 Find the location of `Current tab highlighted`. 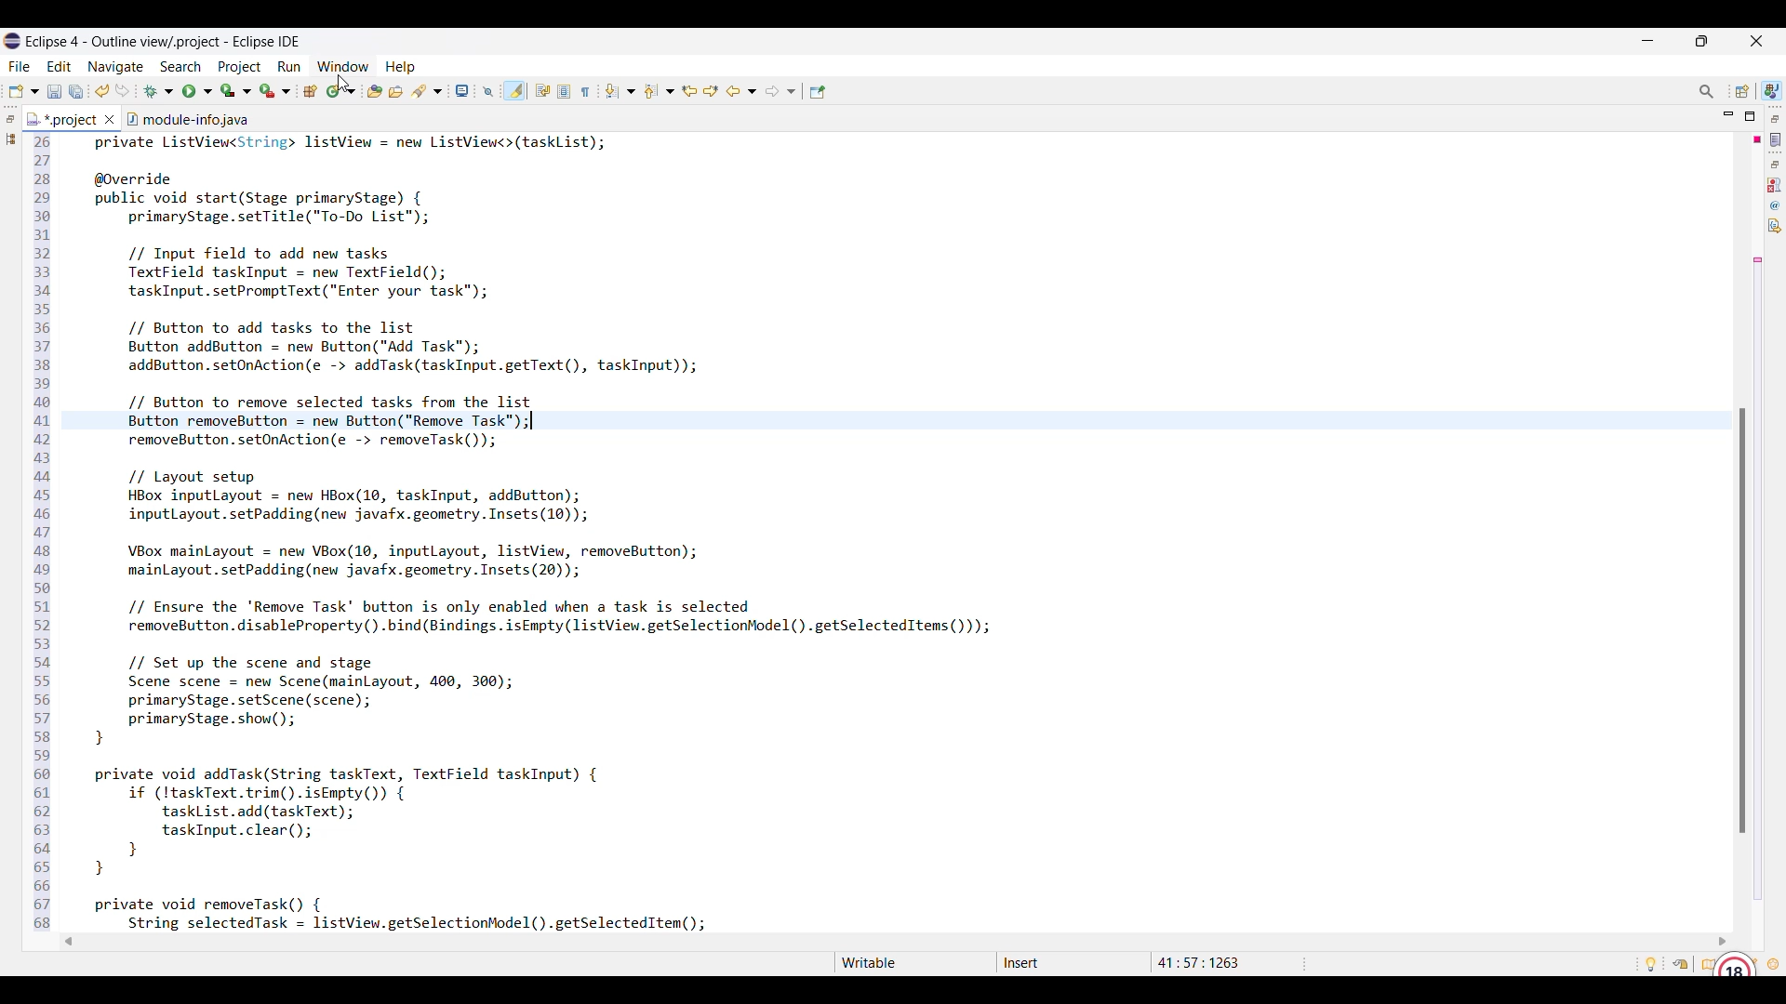

Current tab highlighted is located at coordinates (62, 118).